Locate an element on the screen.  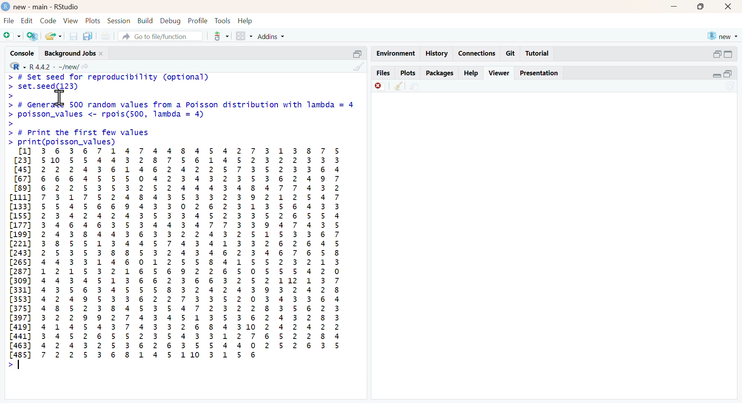
> # set seed for reproducibility (optional)> set. seed(123)> is located at coordinates (108, 86).